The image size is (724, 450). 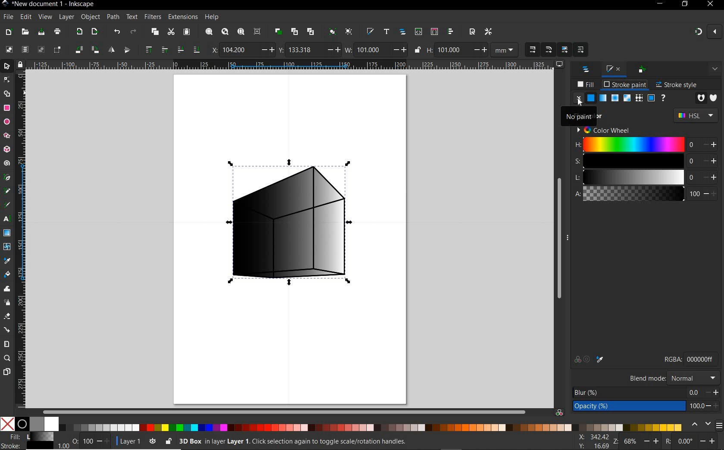 I want to click on TWEAK TOOL, so click(x=7, y=289).